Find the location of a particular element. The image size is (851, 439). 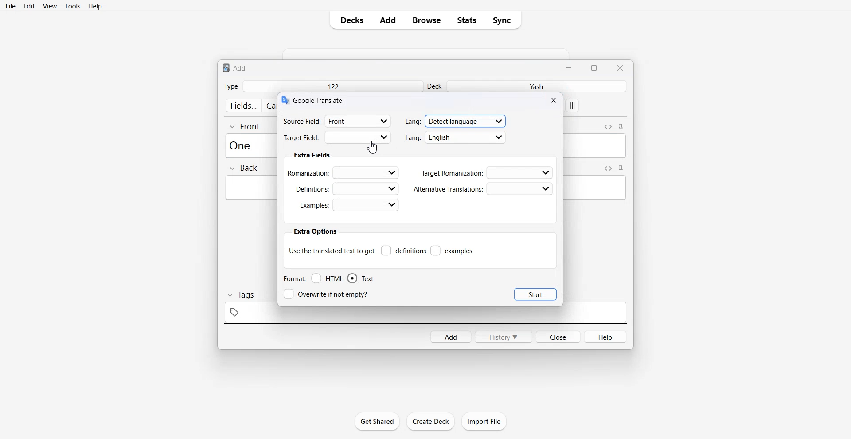

Close is located at coordinates (555, 100).